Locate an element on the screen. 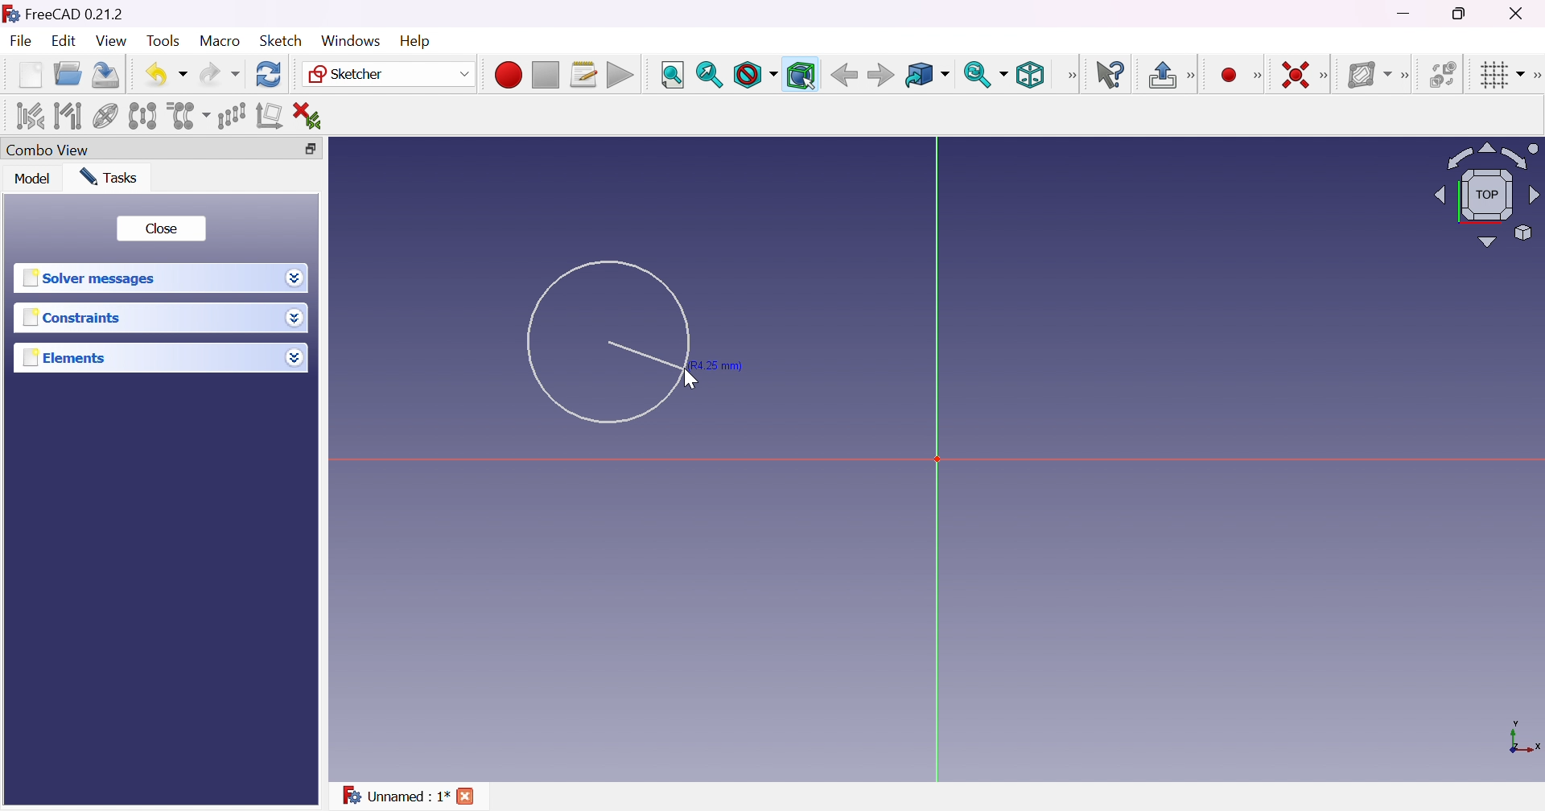 The width and height of the screenshot is (1545, 811). Toggle grid is located at coordinates (1501, 76).